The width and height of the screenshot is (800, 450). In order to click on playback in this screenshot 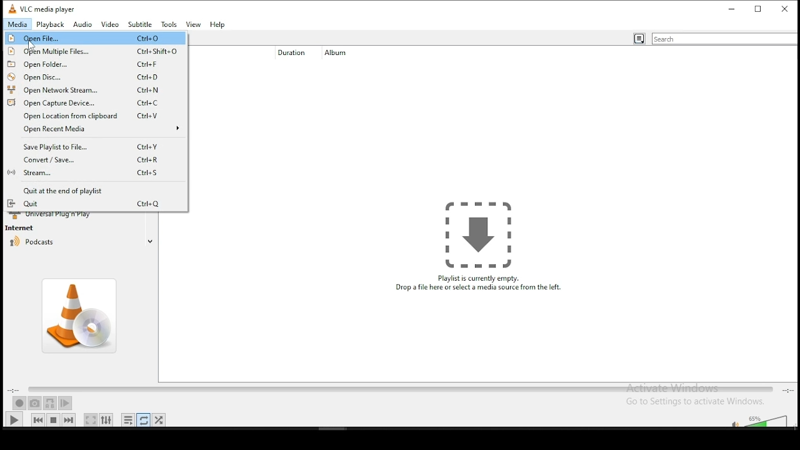, I will do `click(51, 25)`.